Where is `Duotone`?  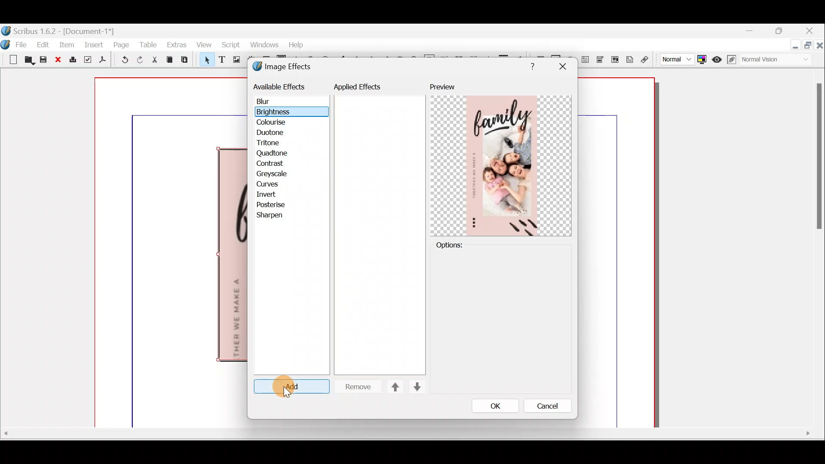 Duotone is located at coordinates (272, 134).